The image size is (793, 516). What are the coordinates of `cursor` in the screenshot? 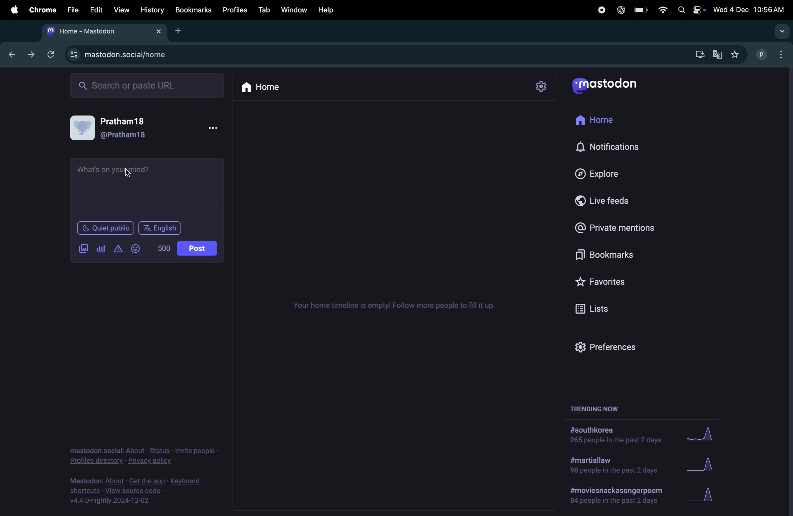 It's located at (128, 172).